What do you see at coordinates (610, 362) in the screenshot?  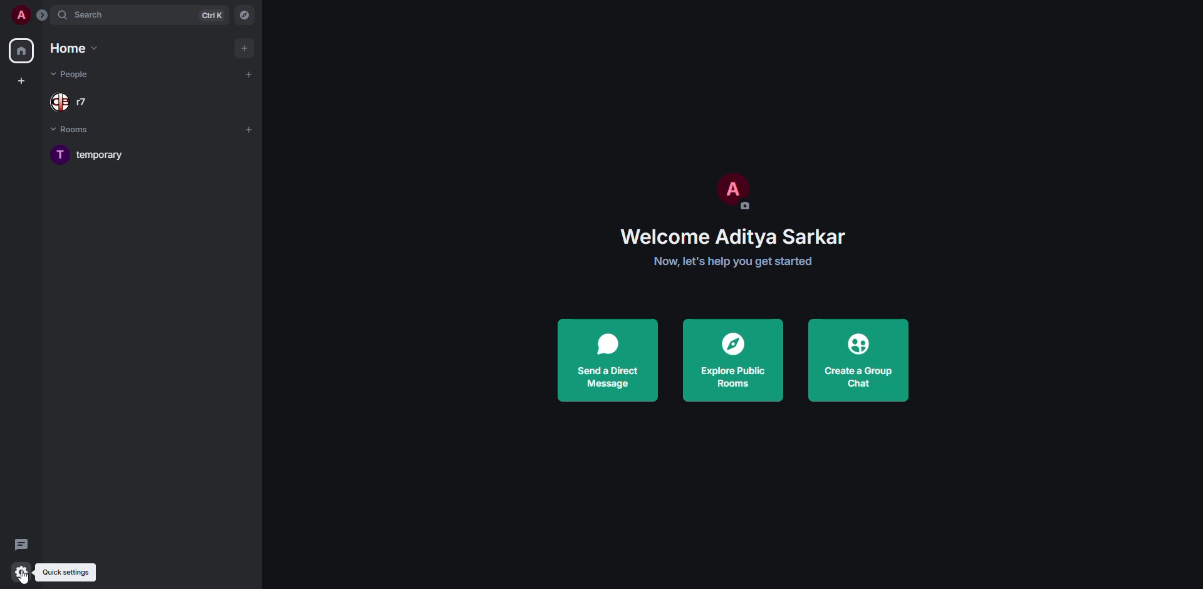 I see `send a direct message` at bounding box center [610, 362].